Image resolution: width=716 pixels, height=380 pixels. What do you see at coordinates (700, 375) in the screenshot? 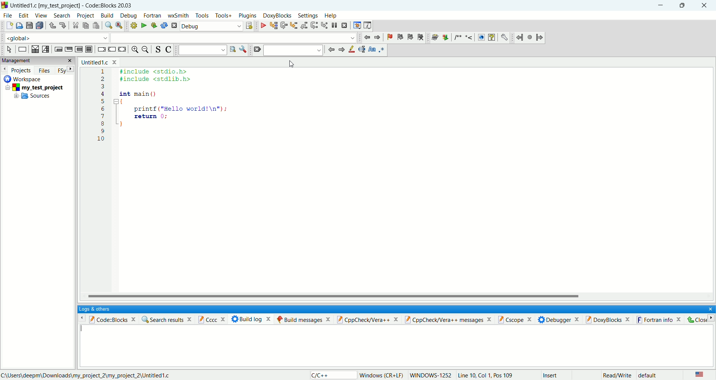
I see `language` at bounding box center [700, 375].